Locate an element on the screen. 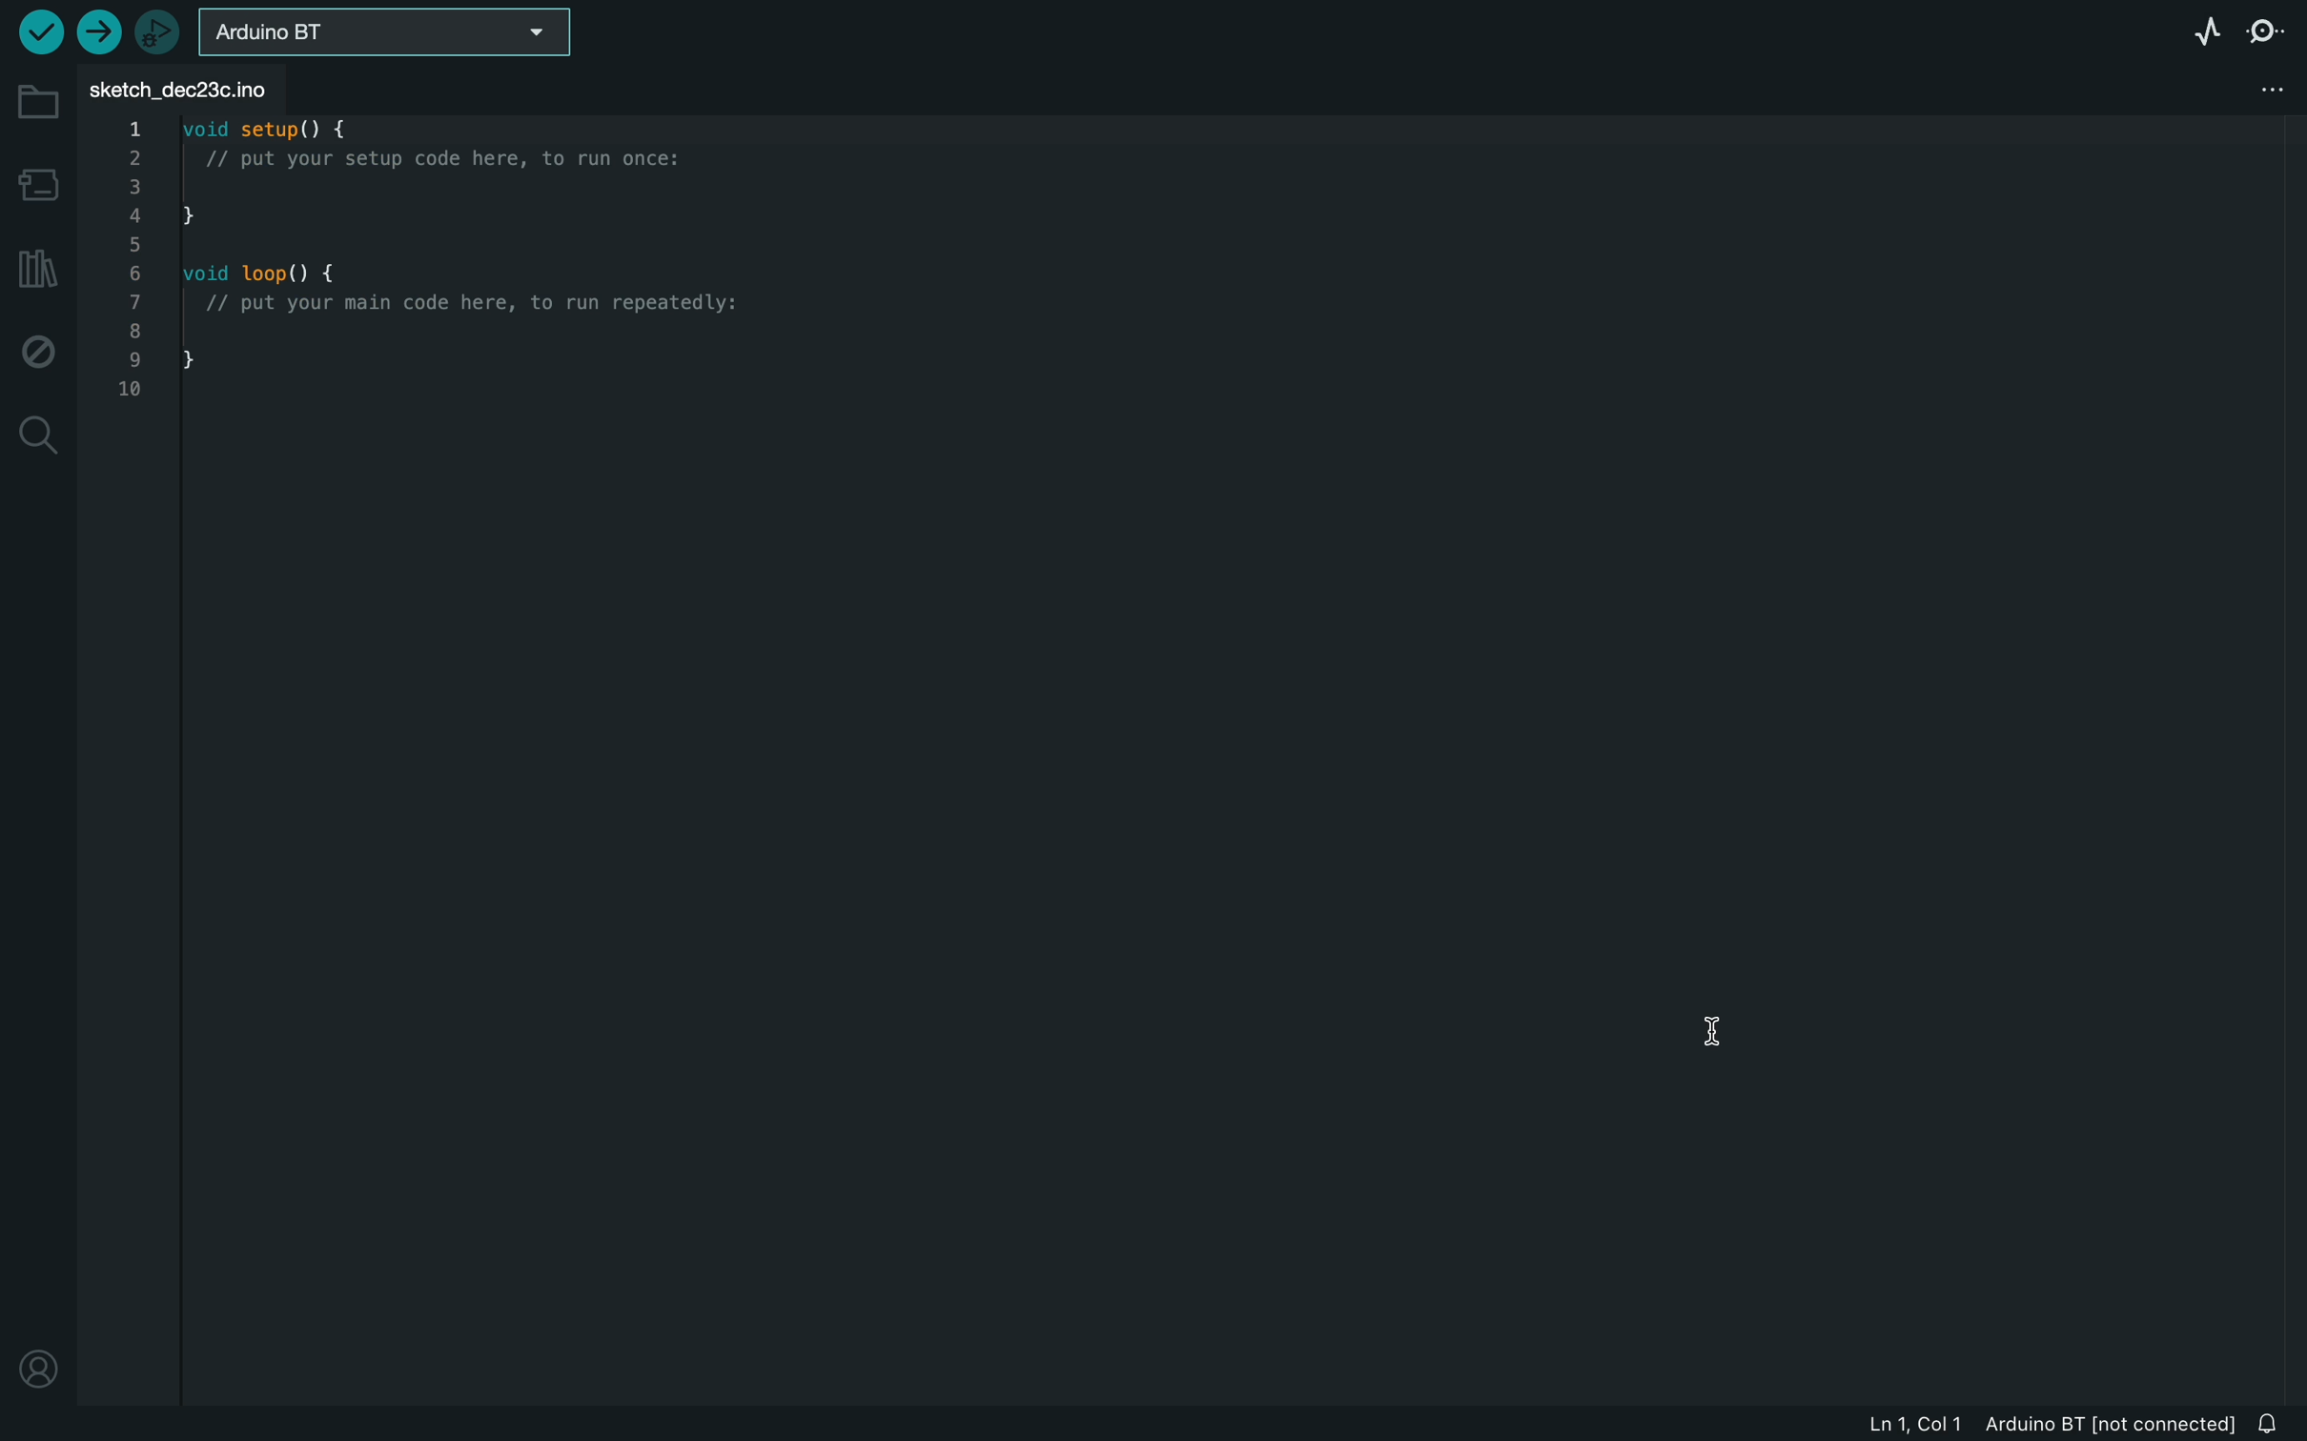  debugger is located at coordinates (162, 30).